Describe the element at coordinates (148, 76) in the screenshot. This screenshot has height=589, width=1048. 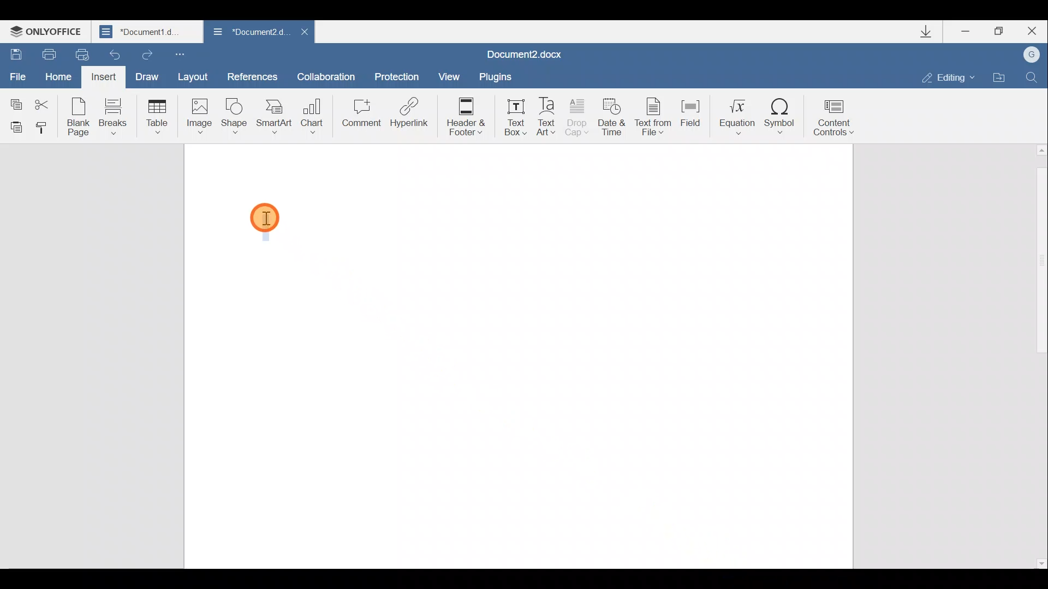
I see `Draw` at that location.